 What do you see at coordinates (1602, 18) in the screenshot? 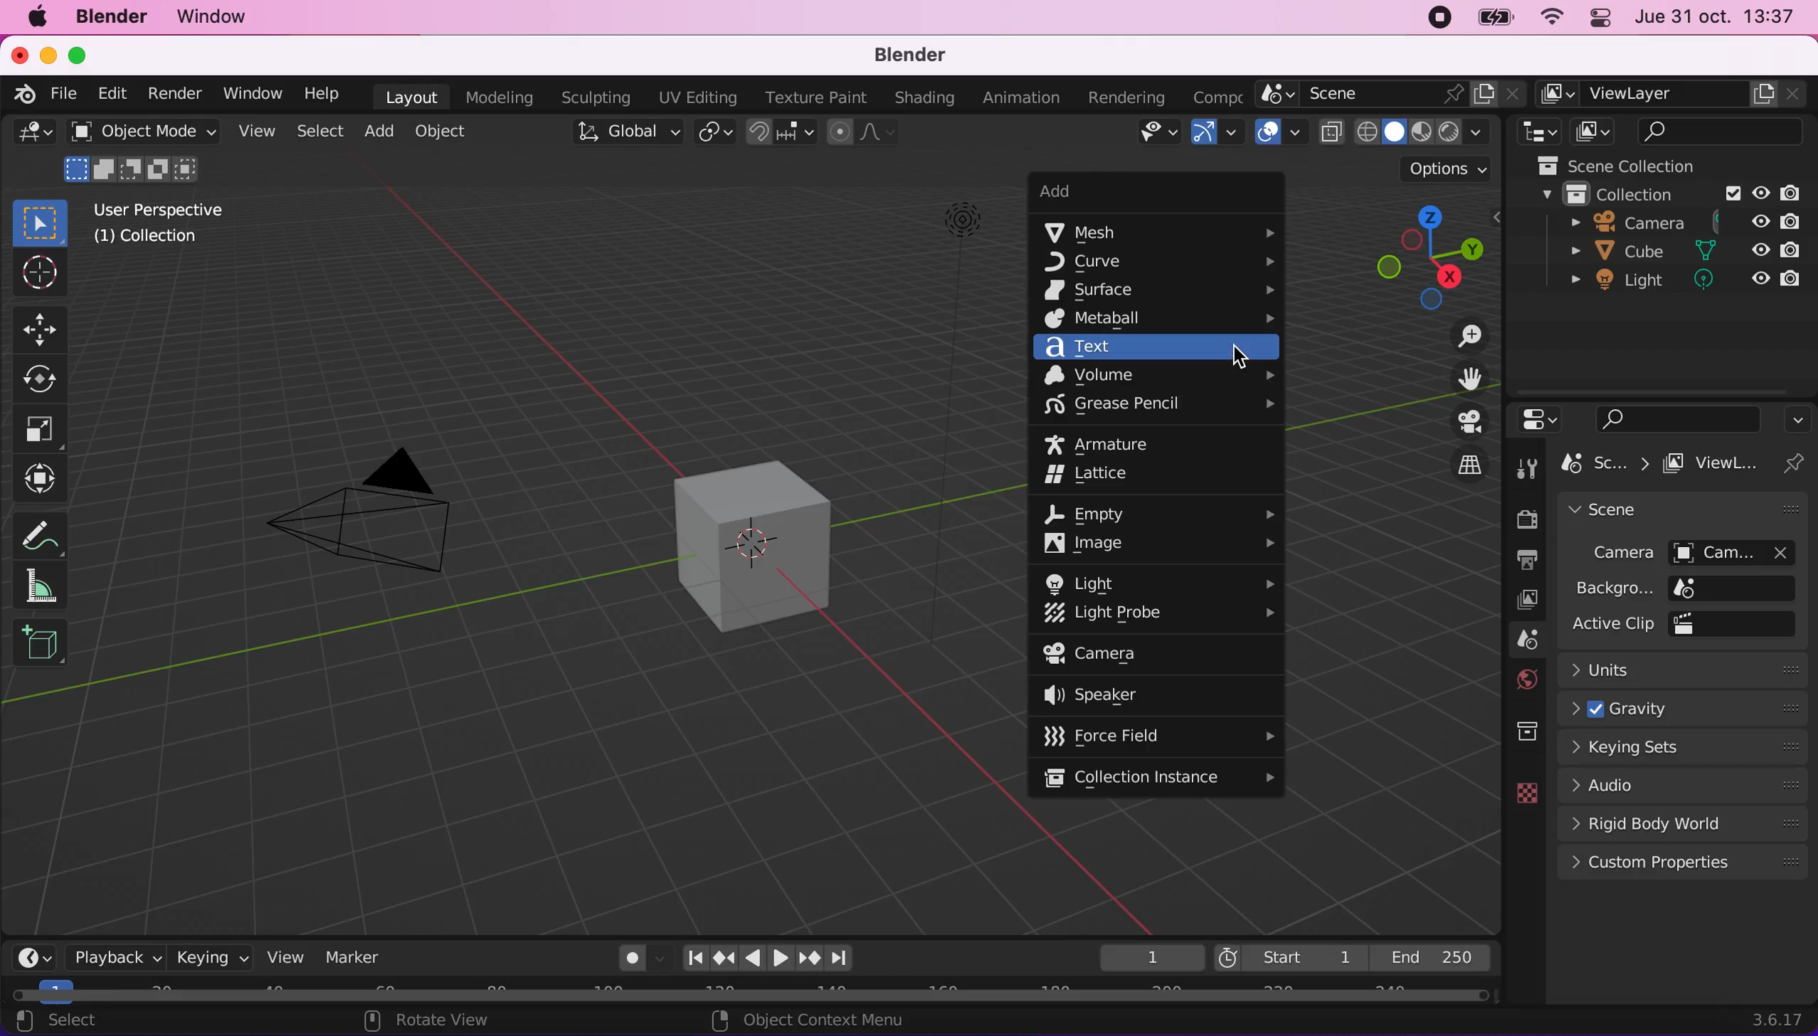
I see `panel control` at bounding box center [1602, 18].